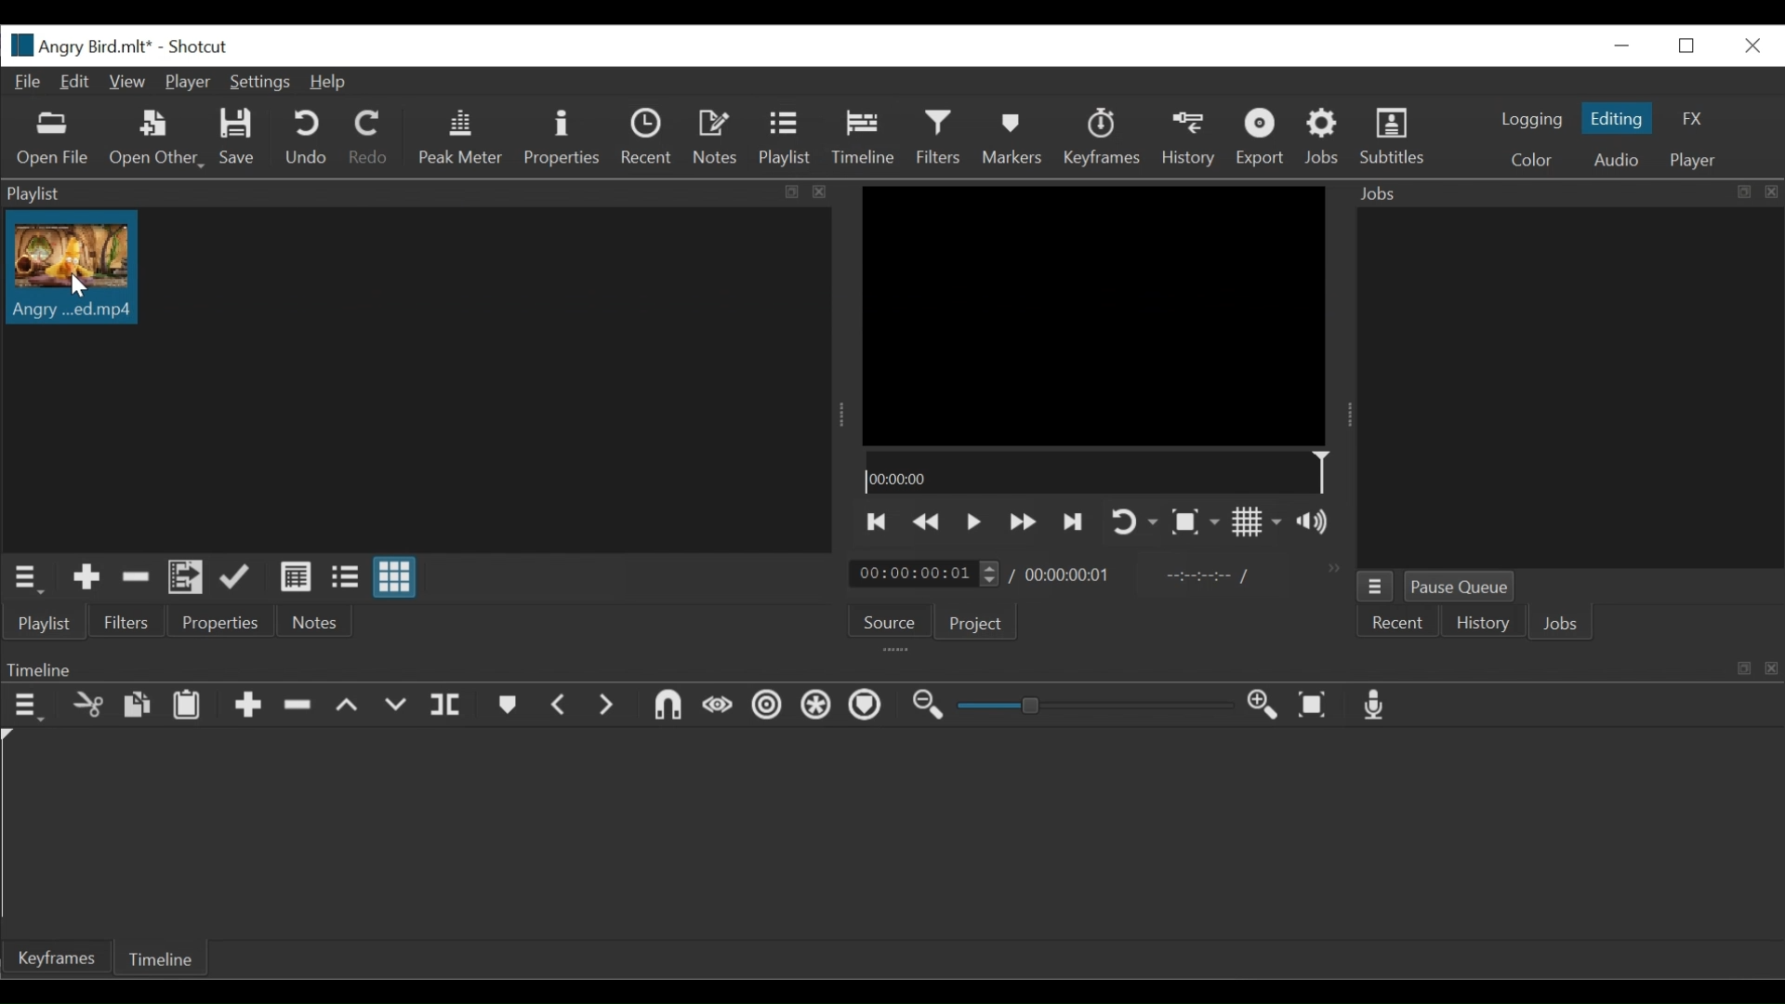  What do you see at coordinates (1689, 45) in the screenshot?
I see `Restore` at bounding box center [1689, 45].